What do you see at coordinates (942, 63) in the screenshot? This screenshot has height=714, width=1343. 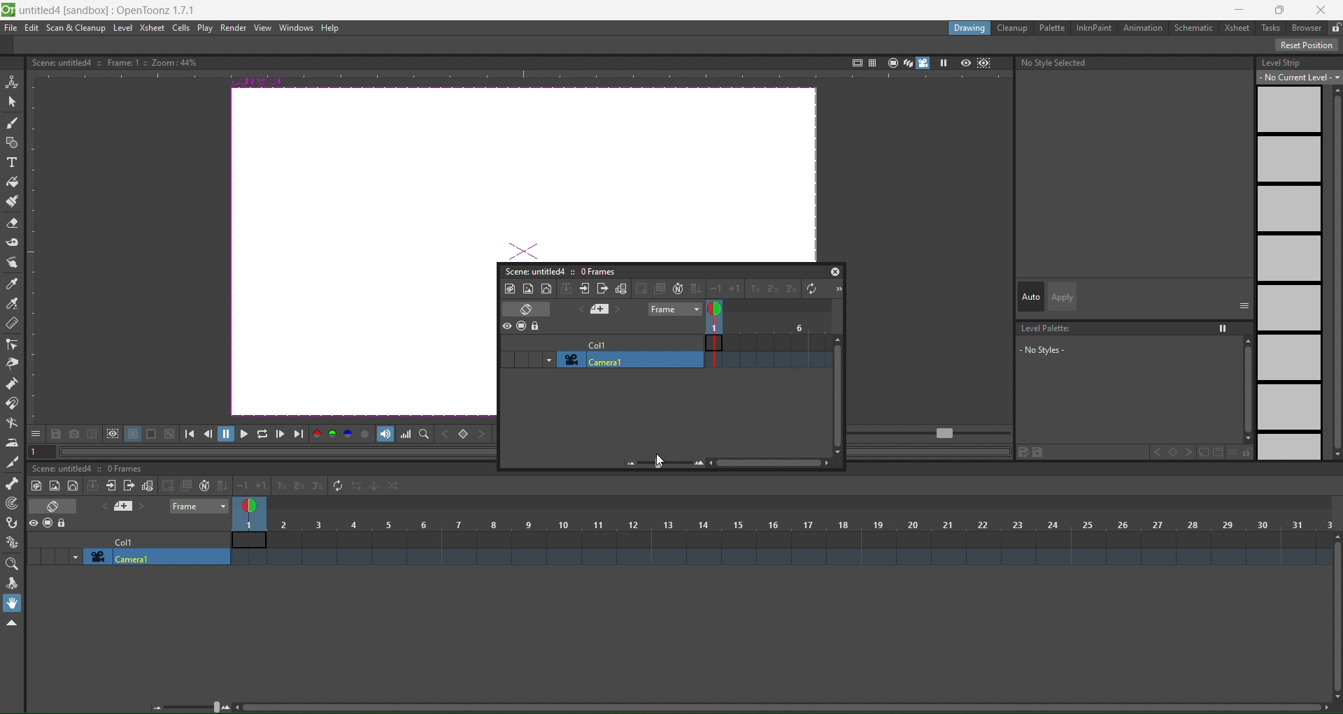 I see `freeze` at bounding box center [942, 63].